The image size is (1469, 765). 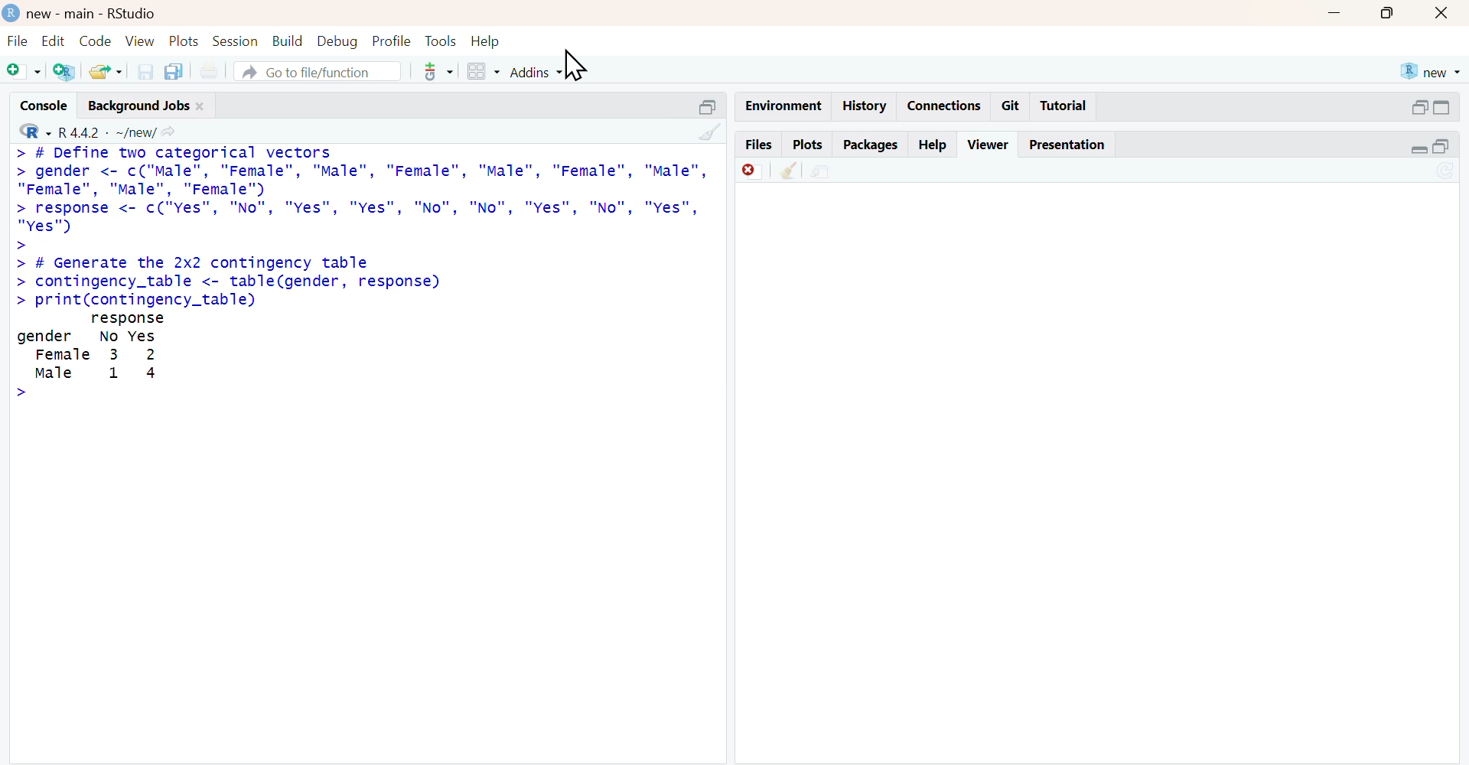 What do you see at coordinates (536, 73) in the screenshot?
I see `addins` at bounding box center [536, 73].